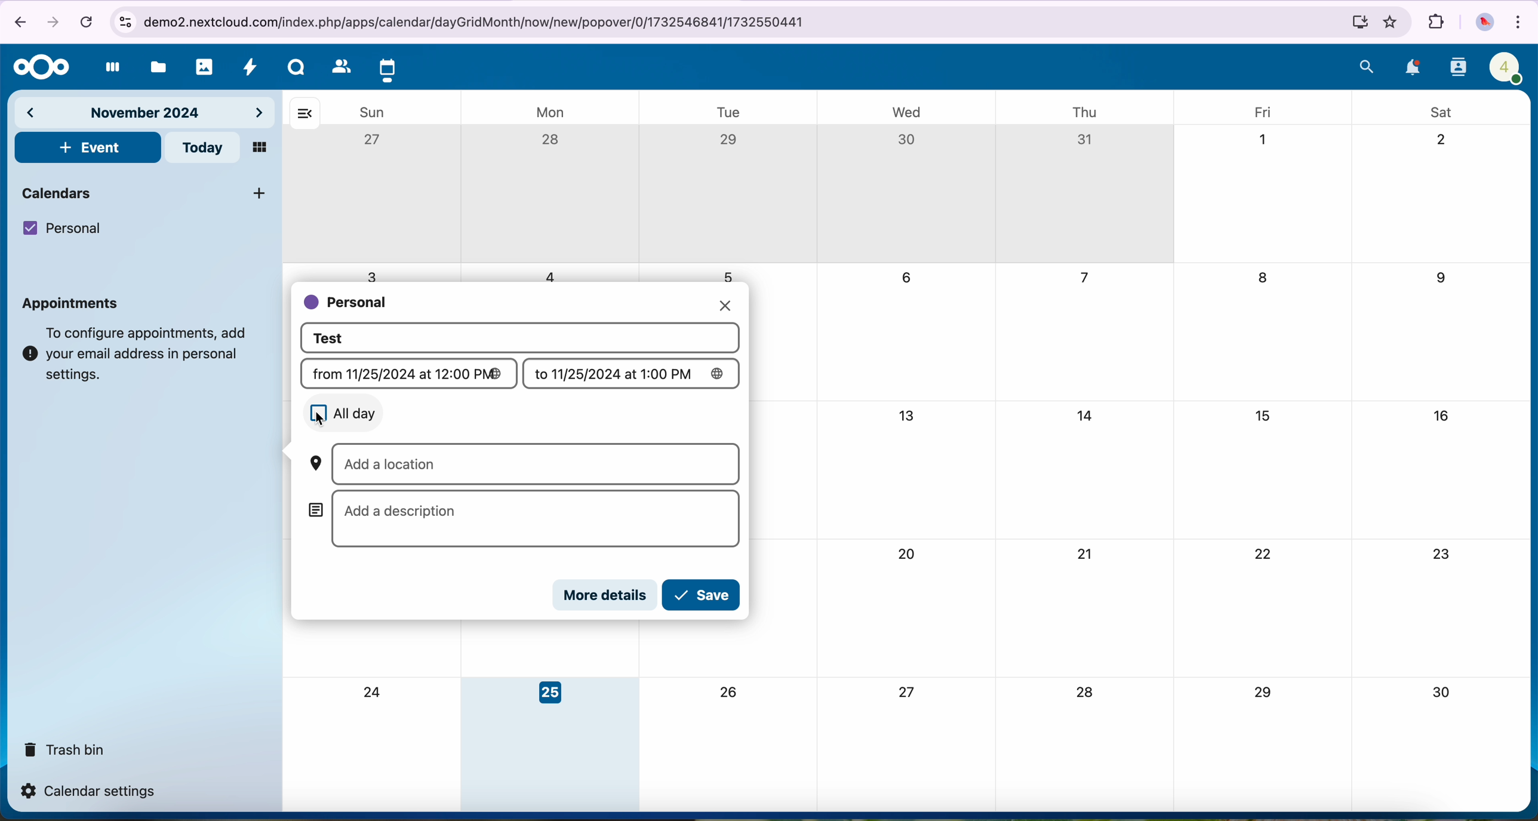  What do you see at coordinates (1444, 555) in the screenshot?
I see `23` at bounding box center [1444, 555].